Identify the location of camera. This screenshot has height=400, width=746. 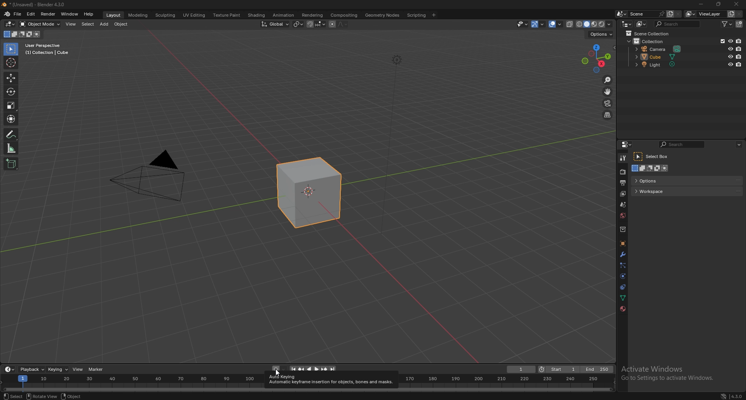
(660, 49).